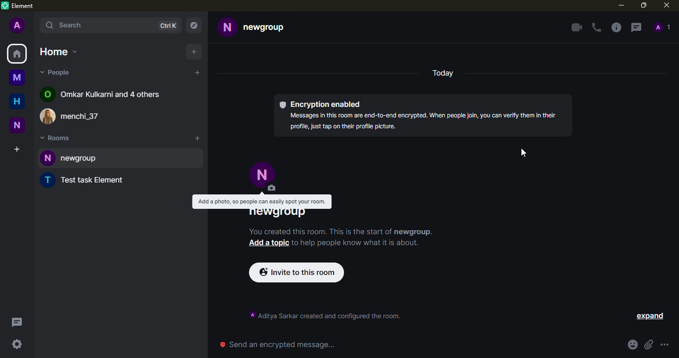 This screenshot has height=358, width=679. I want to click on invite to this room, so click(297, 272).